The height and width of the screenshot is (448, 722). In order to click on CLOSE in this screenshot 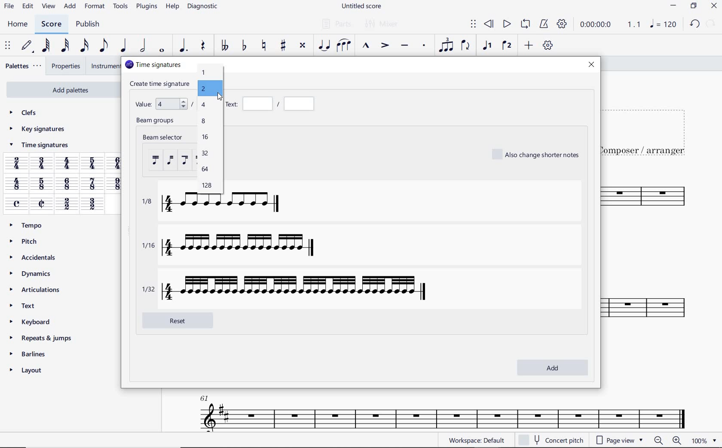, I will do `click(714, 6)`.